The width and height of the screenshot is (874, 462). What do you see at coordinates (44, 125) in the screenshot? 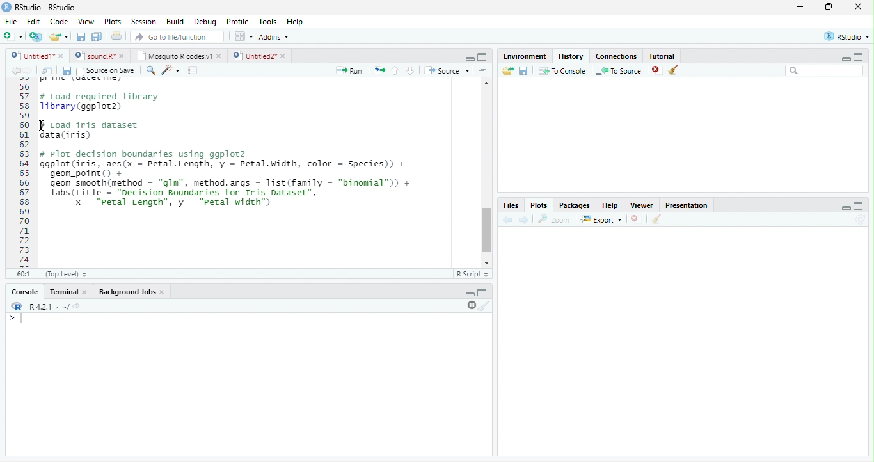
I see `cursor` at bounding box center [44, 125].